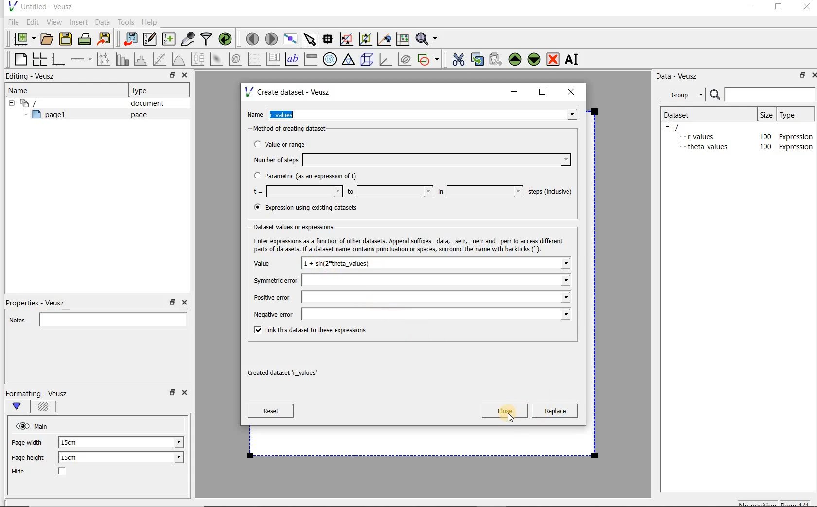 The height and width of the screenshot is (507, 817). I want to click on page1, so click(53, 116).